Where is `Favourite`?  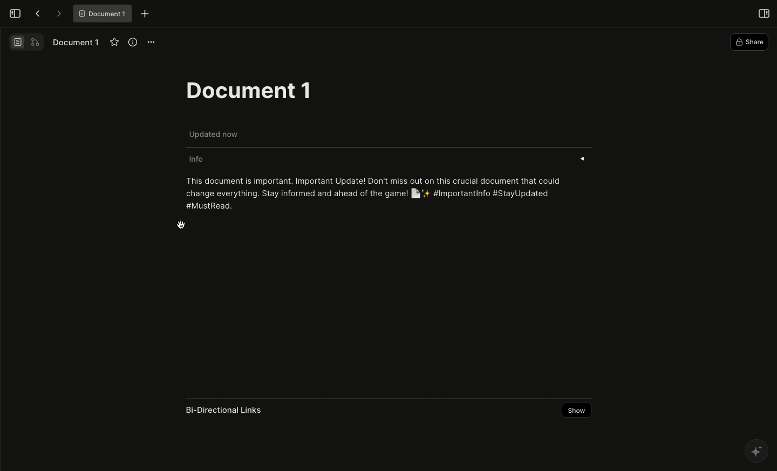
Favourite is located at coordinates (114, 42).